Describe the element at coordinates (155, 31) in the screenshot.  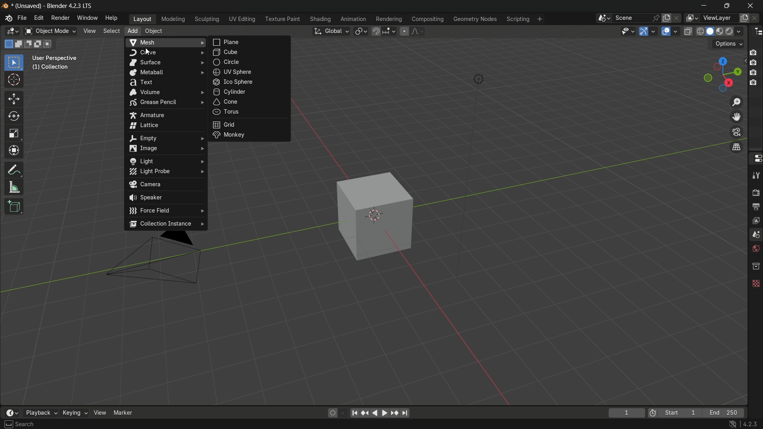
I see `object menu` at that location.